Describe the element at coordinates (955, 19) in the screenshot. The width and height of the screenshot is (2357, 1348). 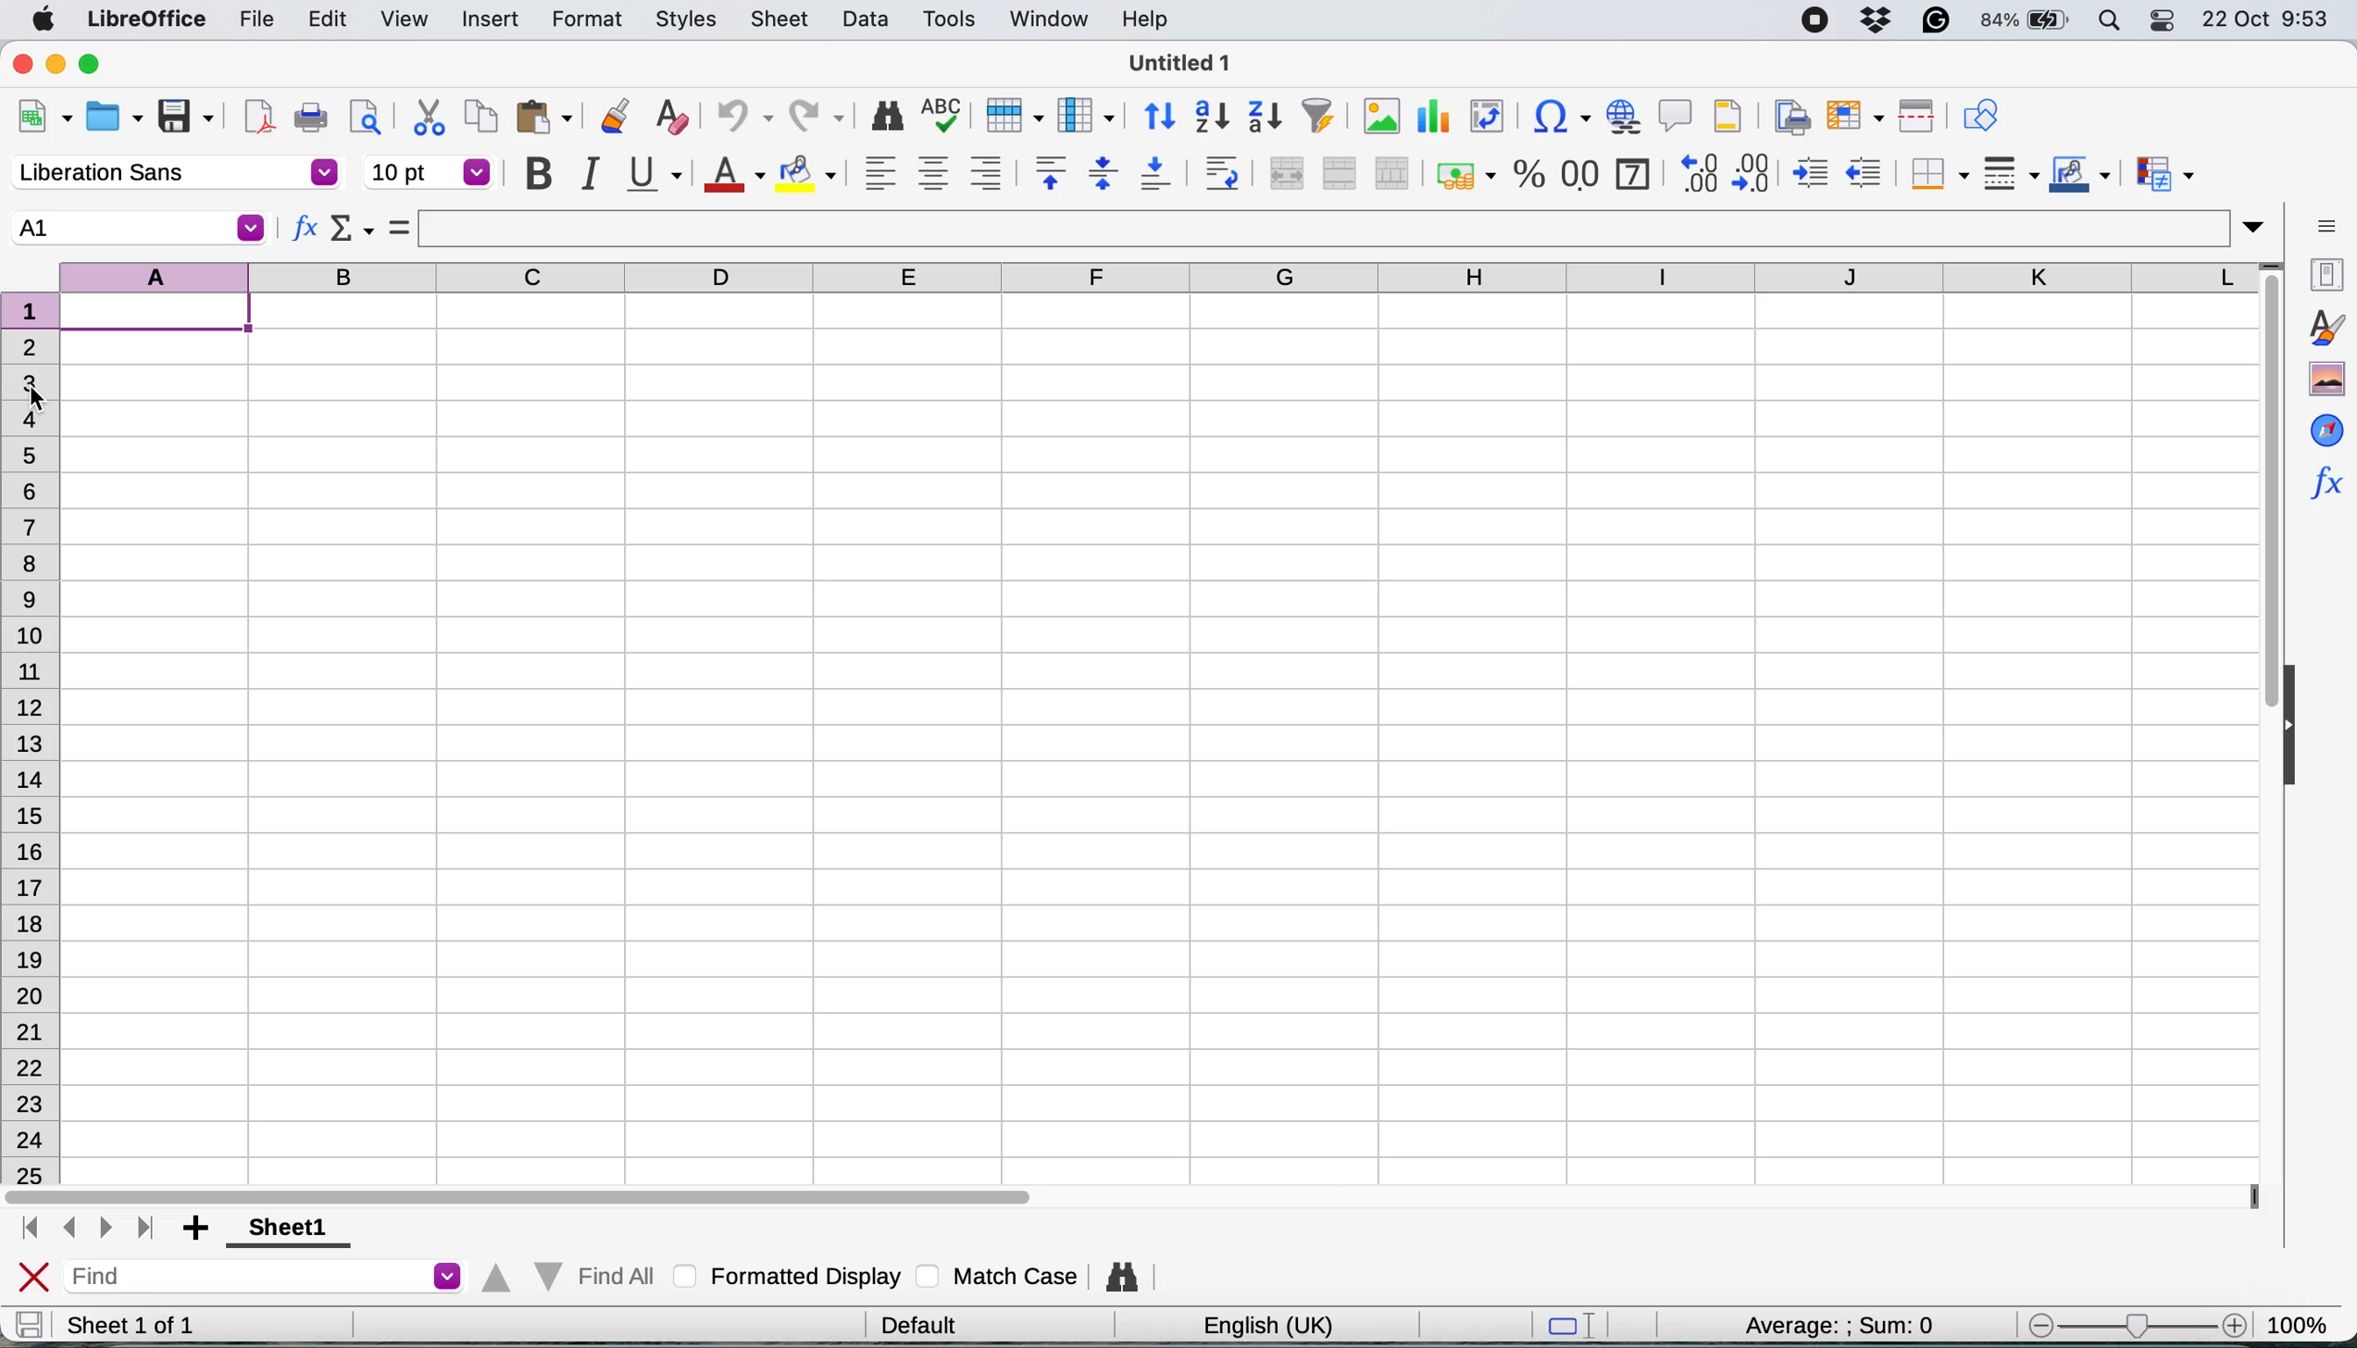
I see `tools` at that location.